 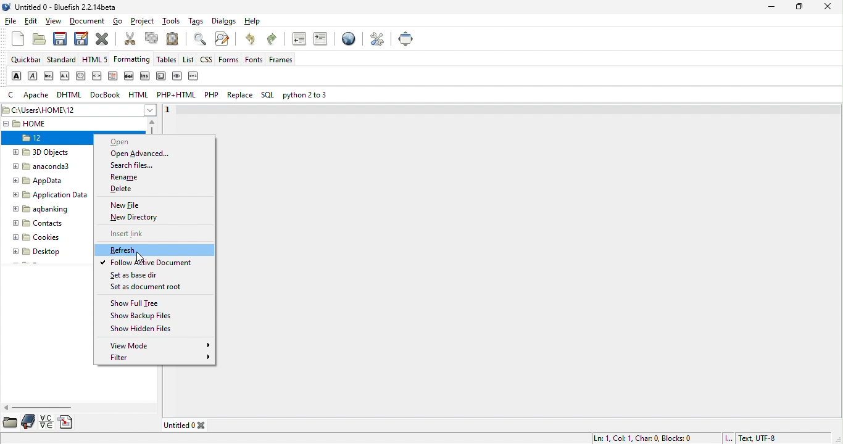 What do you see at coordinates (175, 39) in the screenshot?
I see `paste` at bounding box center [175, 39].